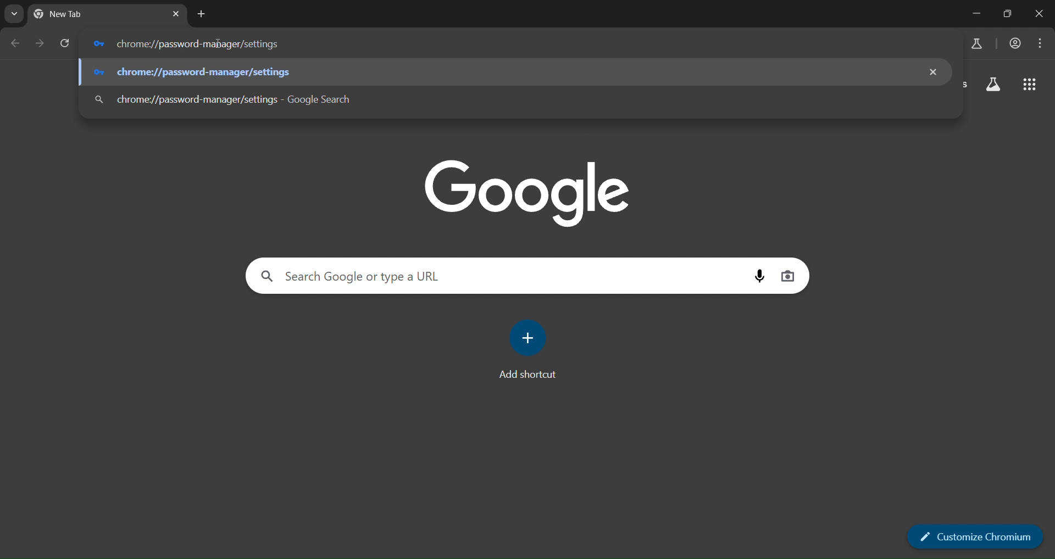 This screenshot has height=559, width=1055. I want to click on remove, so click(935, 71).